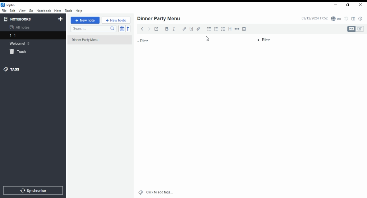 The width and height of the screenshot is (367, 198). Describe the element at coordinates (346, 19) in the screenshot. I see `set alarm` at that location.